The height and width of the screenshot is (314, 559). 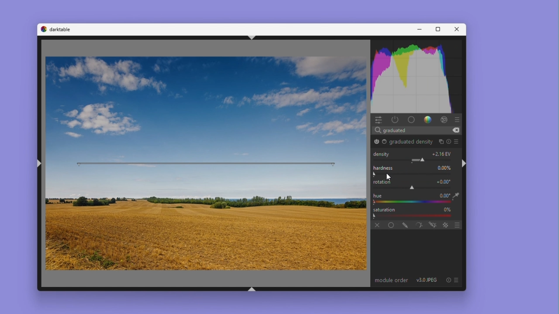 I want to click on preset, so click(x=458, y=141).